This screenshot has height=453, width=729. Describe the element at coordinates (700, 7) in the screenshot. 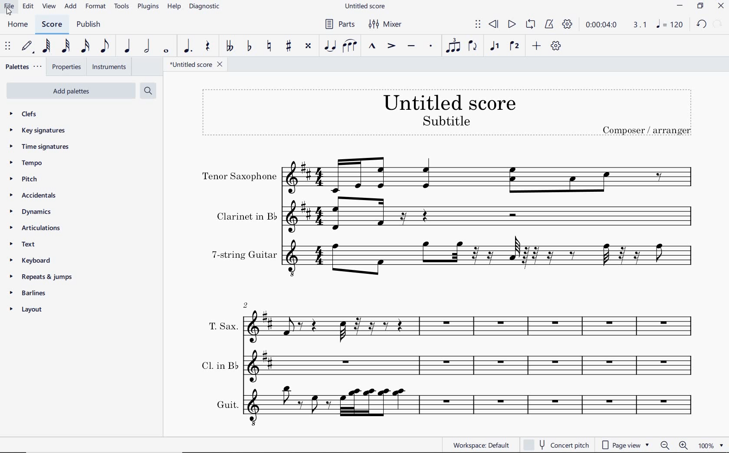

I see `RESTORE DOWN` at that location.